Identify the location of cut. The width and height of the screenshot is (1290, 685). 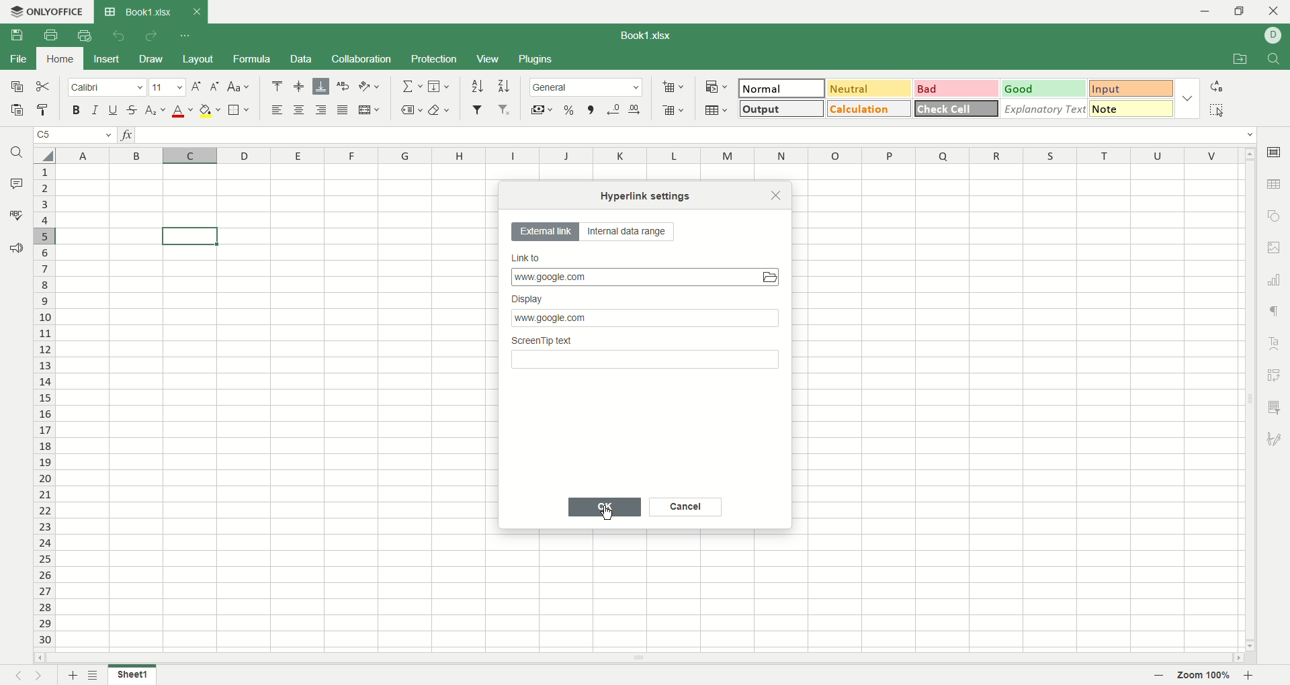
(46, 87).